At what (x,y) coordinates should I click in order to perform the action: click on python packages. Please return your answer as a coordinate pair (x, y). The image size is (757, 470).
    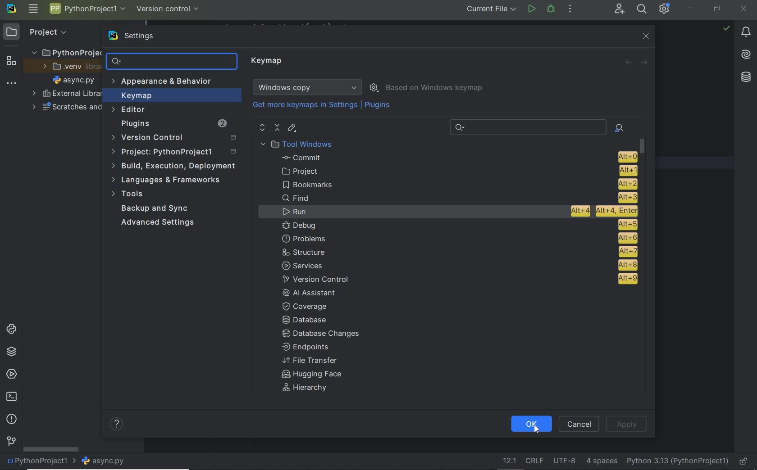
    Looking at the image, I should click on (11, 352).